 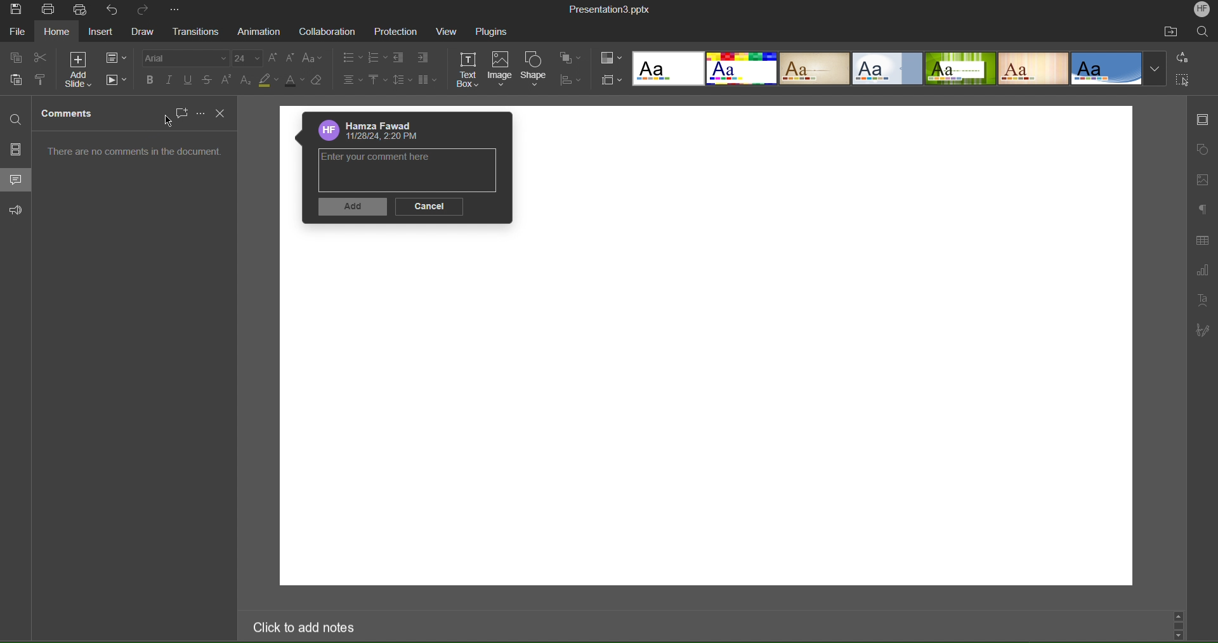 What do you see at coordinates (41, 58) in the screenshot?
I see `cut` at bounding box center [41, 58].